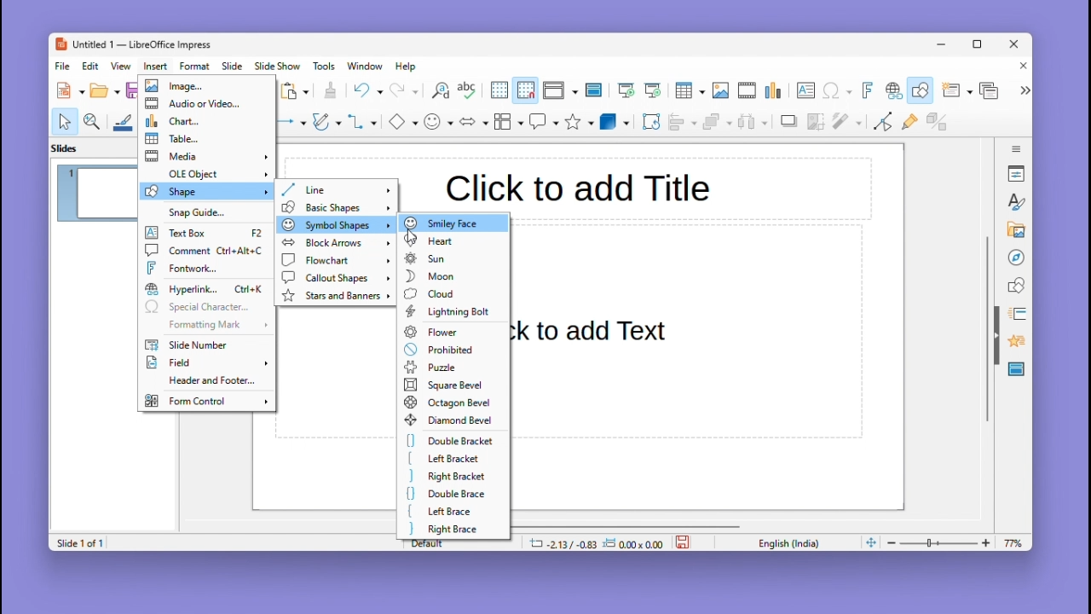 This screenshot has width=1091, height=614. I want to click on Table, so click(690, 91).